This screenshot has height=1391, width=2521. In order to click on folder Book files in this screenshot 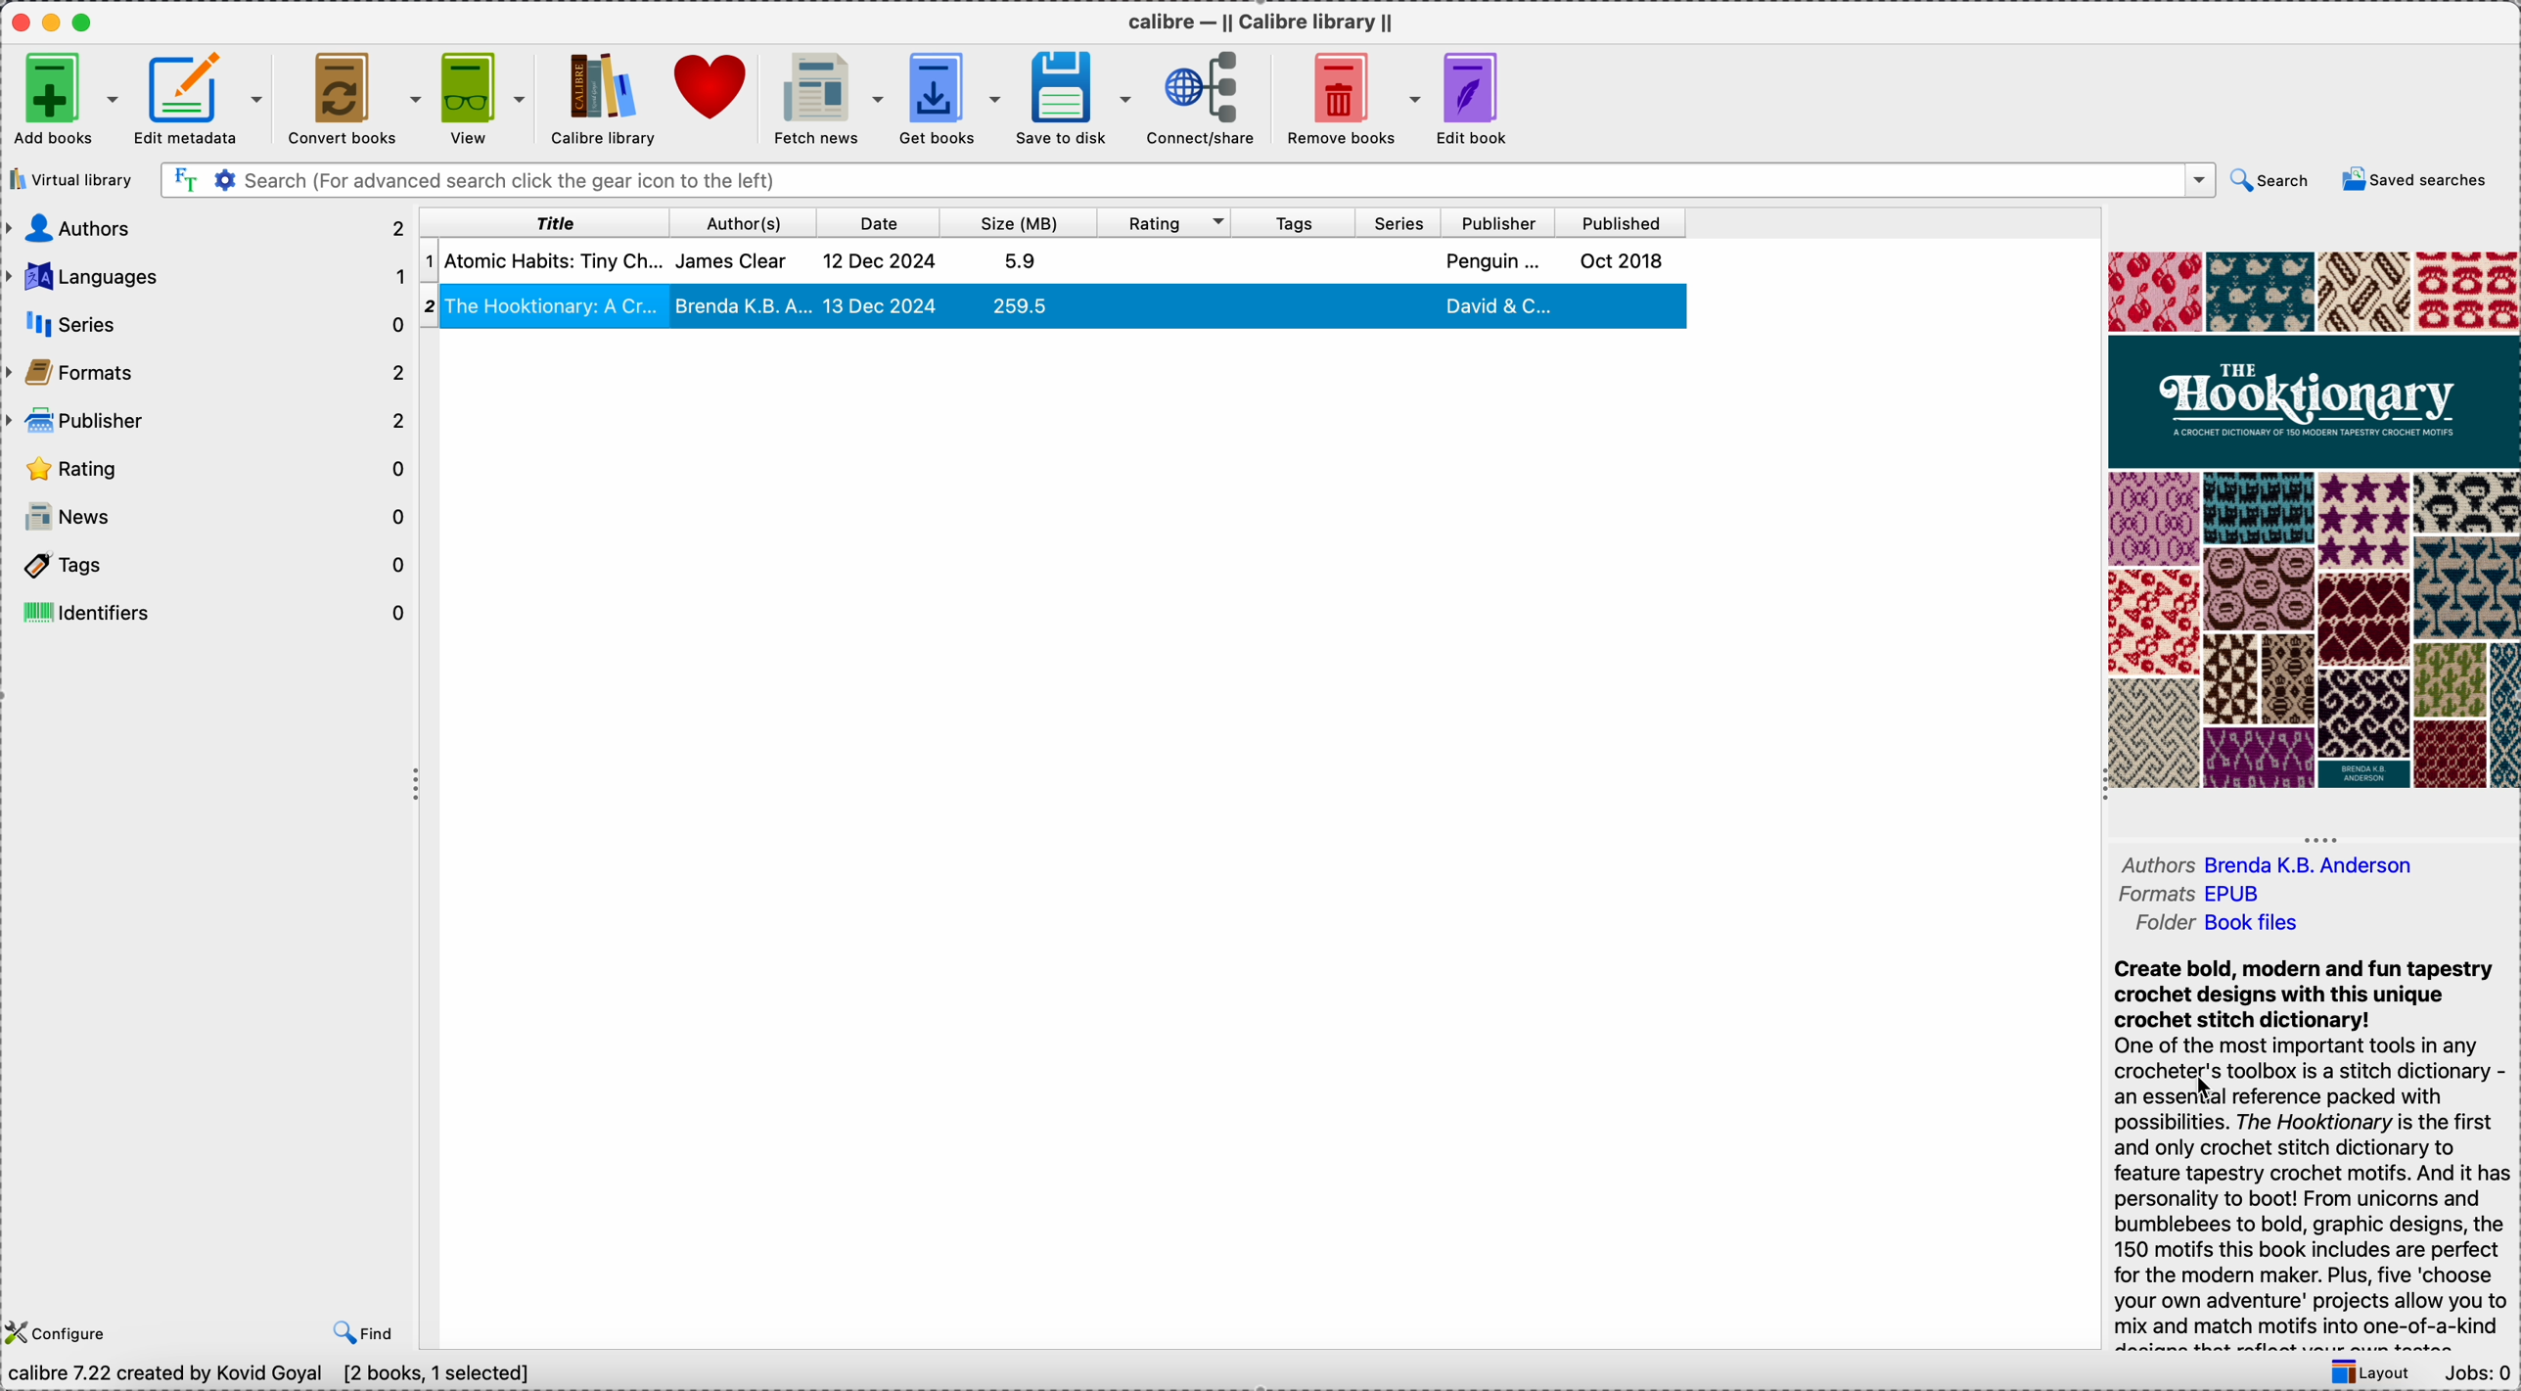, I will do `click(2226, 924)`.